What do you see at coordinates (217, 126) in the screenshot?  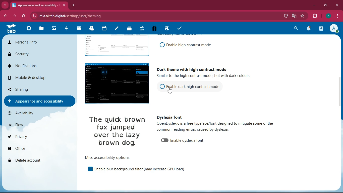 I see `description` at bounding box center [217, 126].